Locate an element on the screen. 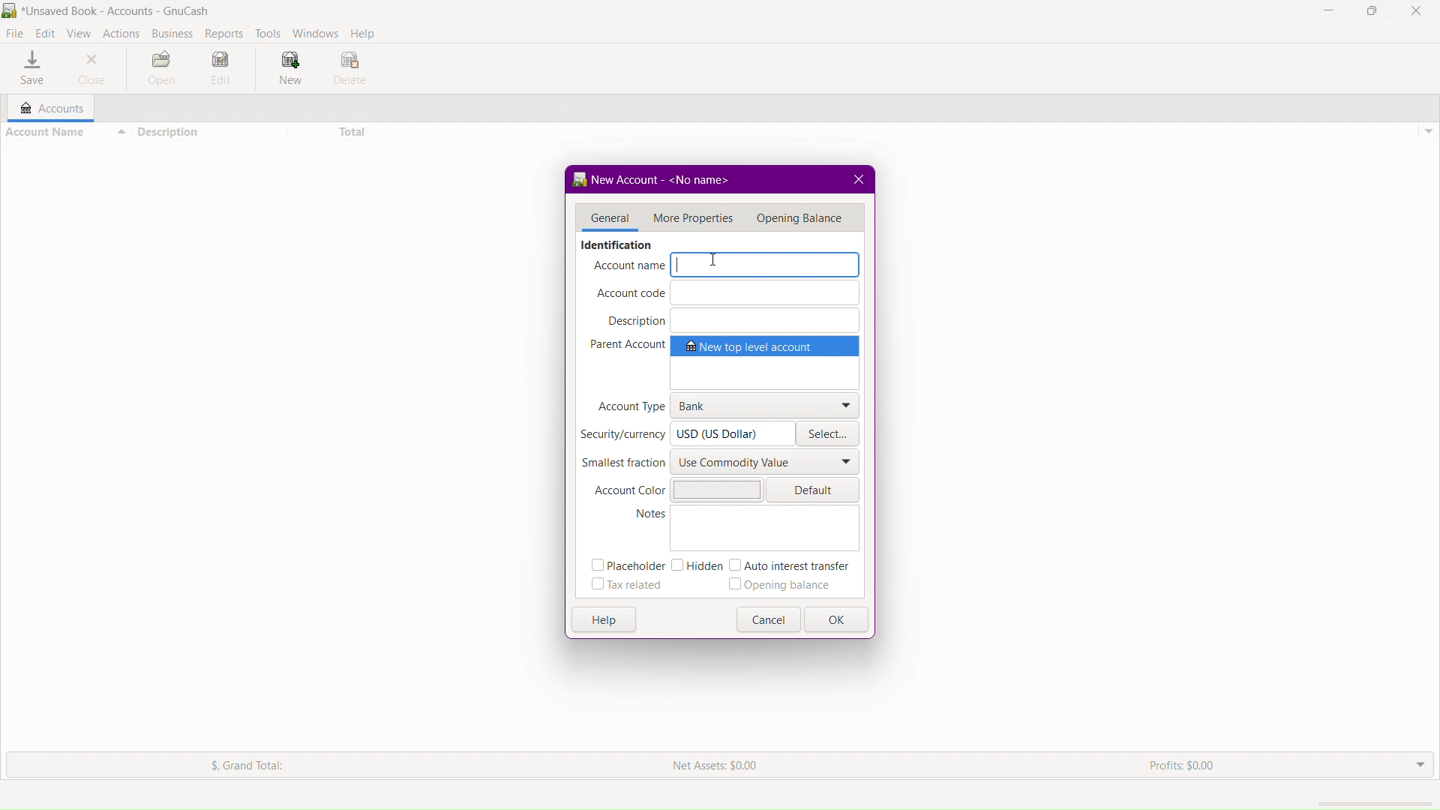 The height and width of the screenshot is (810, 1440). Tax related is located at coordinates (627, 586).